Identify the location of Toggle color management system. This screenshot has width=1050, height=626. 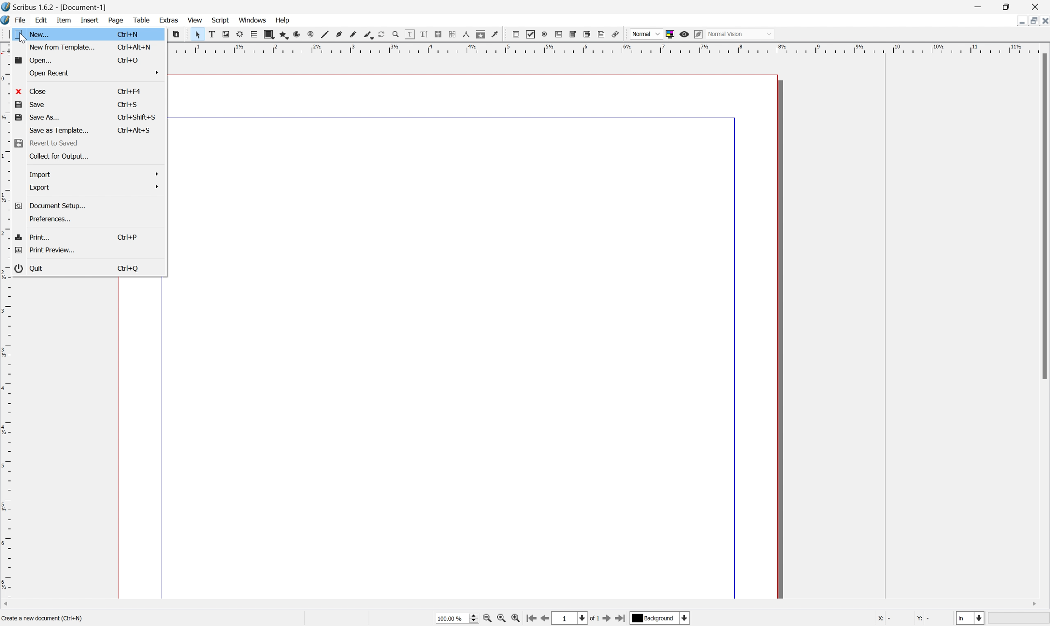
(670, 33).